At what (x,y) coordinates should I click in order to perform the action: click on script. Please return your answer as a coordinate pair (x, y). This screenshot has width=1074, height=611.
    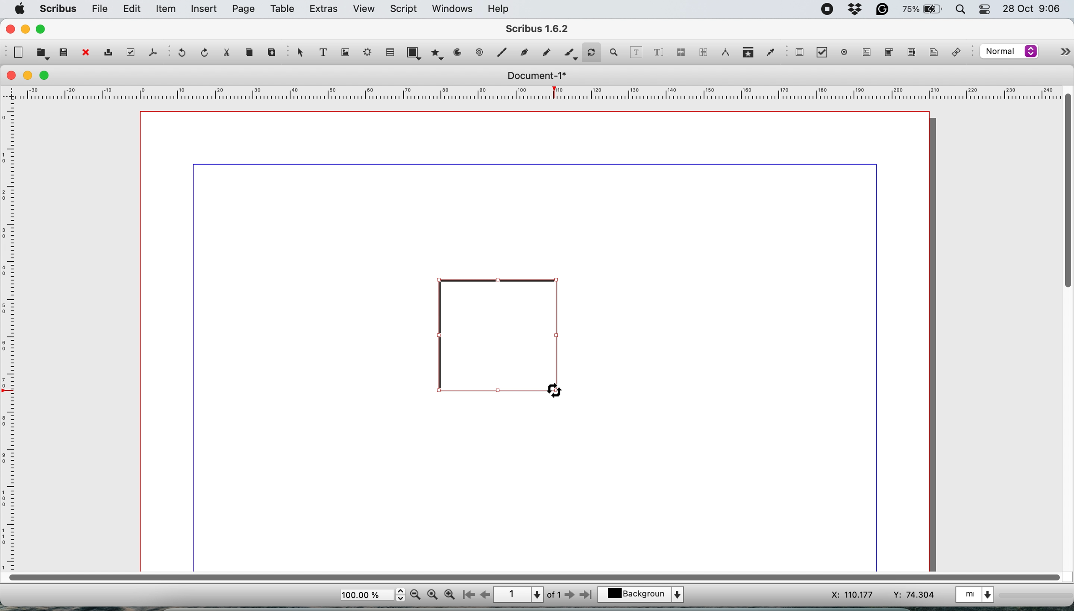
    Looking at the image, I should click on (406, 9).